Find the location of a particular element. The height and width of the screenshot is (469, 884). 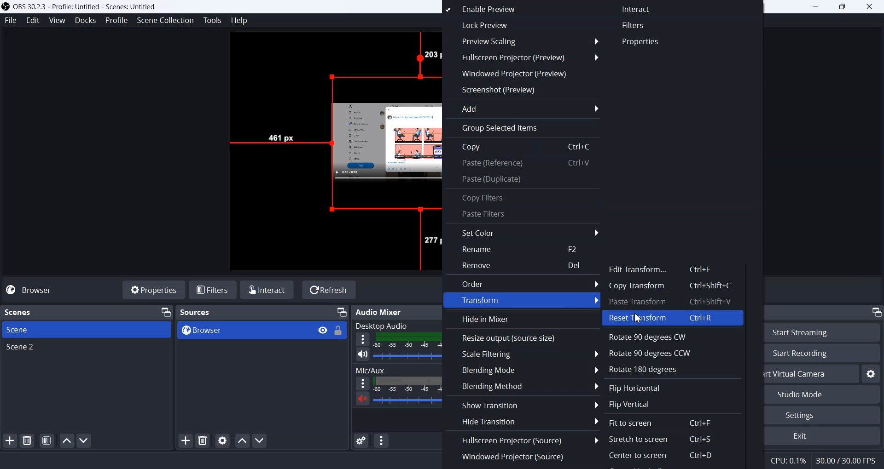

Fit to screen is located at coordinates (661, 422).